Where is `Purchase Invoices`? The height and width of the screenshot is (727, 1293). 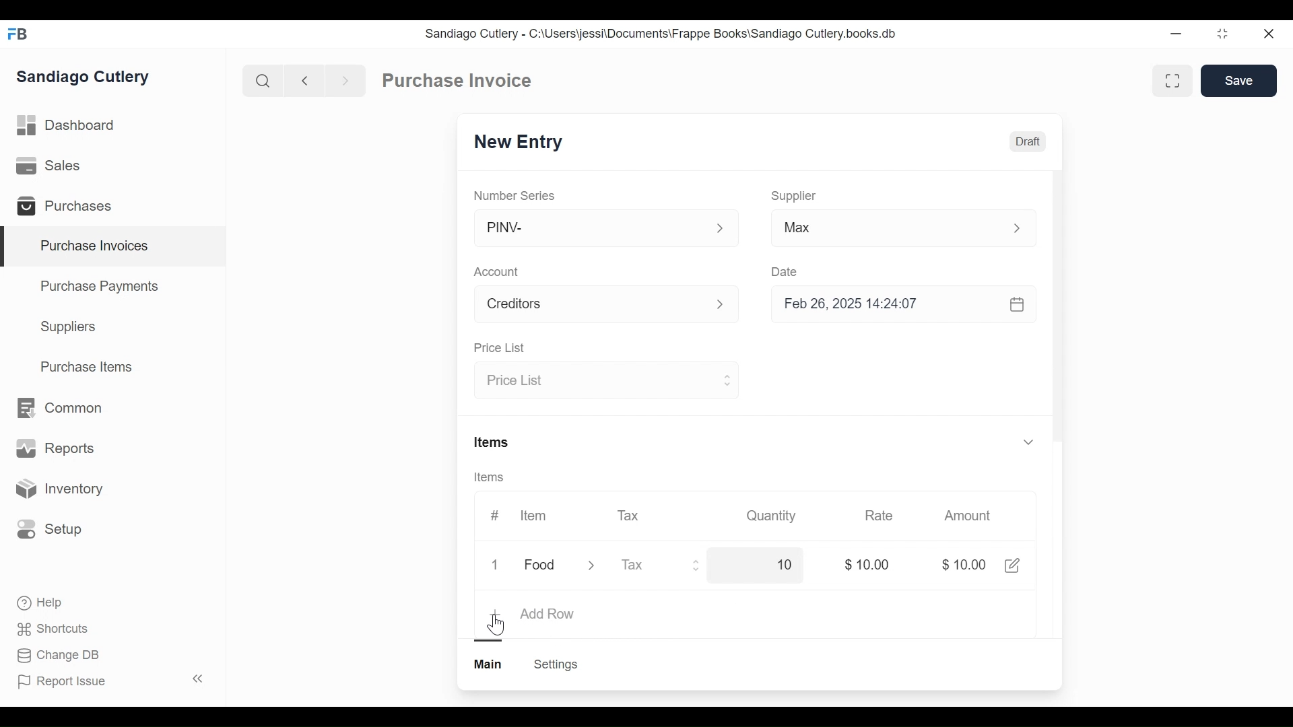 Purchase Invoices is located at coordinates (114, 247).